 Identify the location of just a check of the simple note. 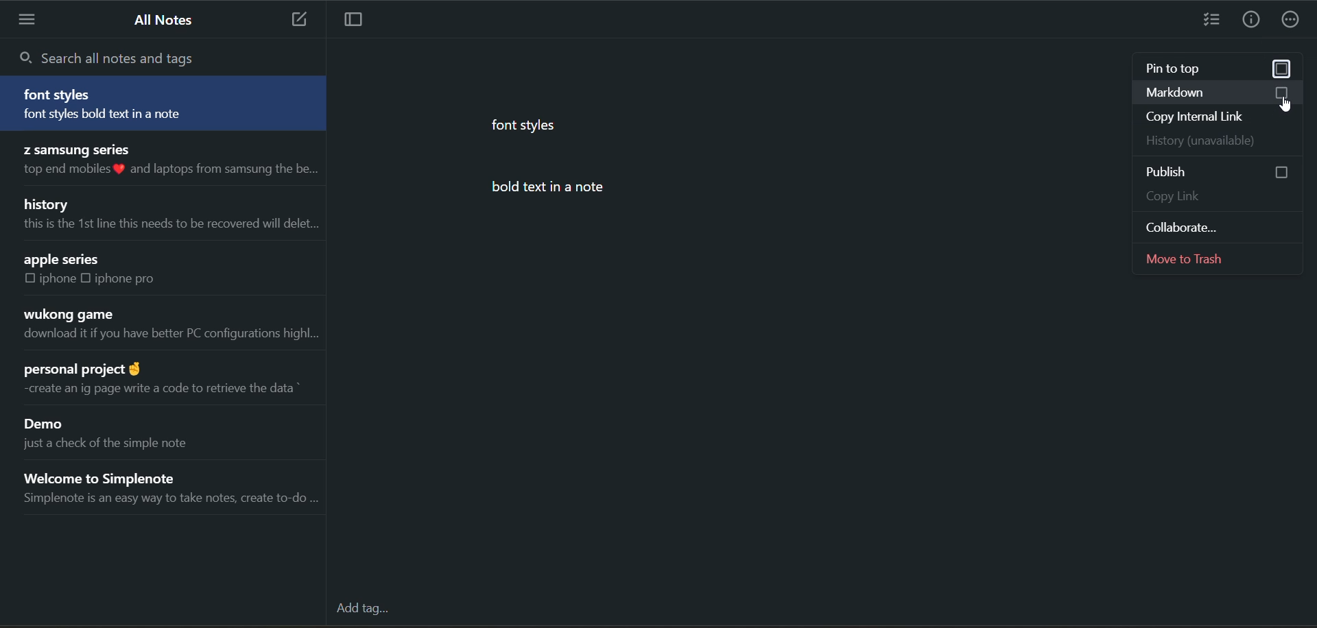
(119, 447).